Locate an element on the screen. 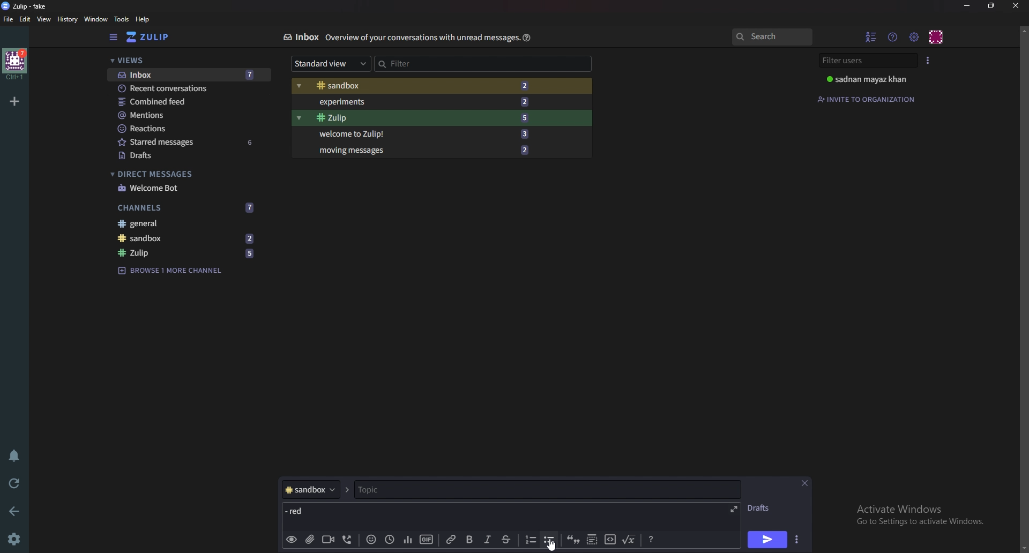 The width and height of the screenshot is (1029, 553). views is located at coordinates (189, 61).